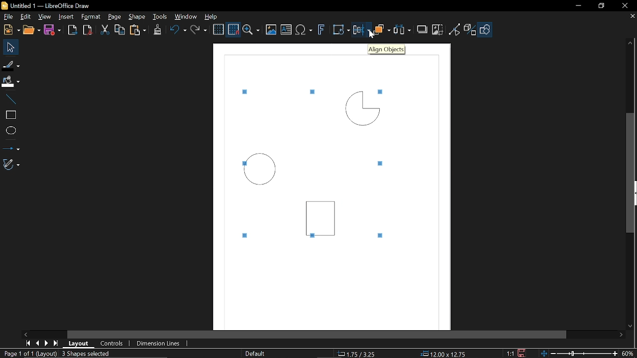 This screenshot has height=358, width=637. I want to click on Export pdf, so click(87, 30).